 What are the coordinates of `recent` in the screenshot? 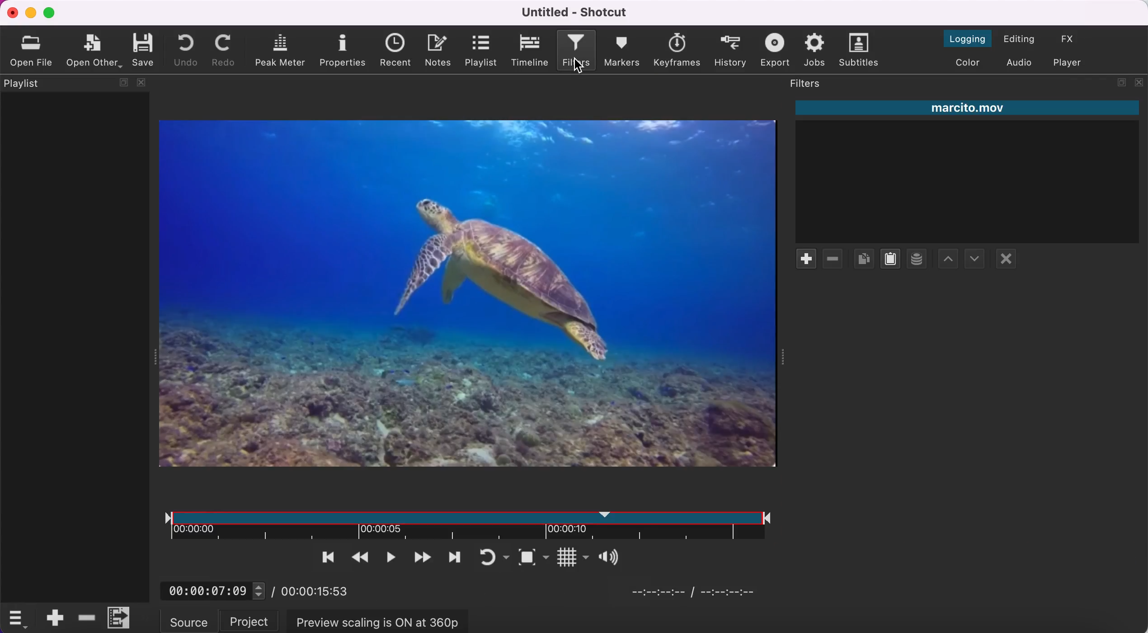 It's located at (395, 51).